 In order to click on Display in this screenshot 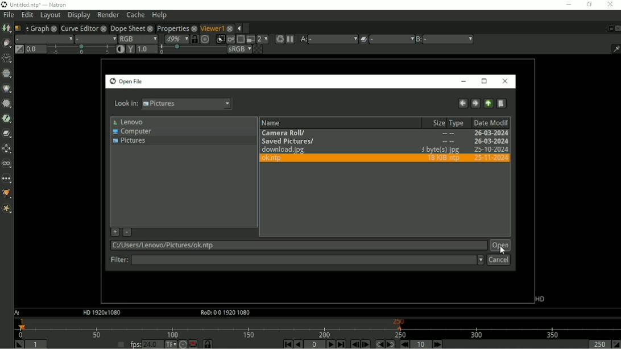, I will do `click(79, 15)`.